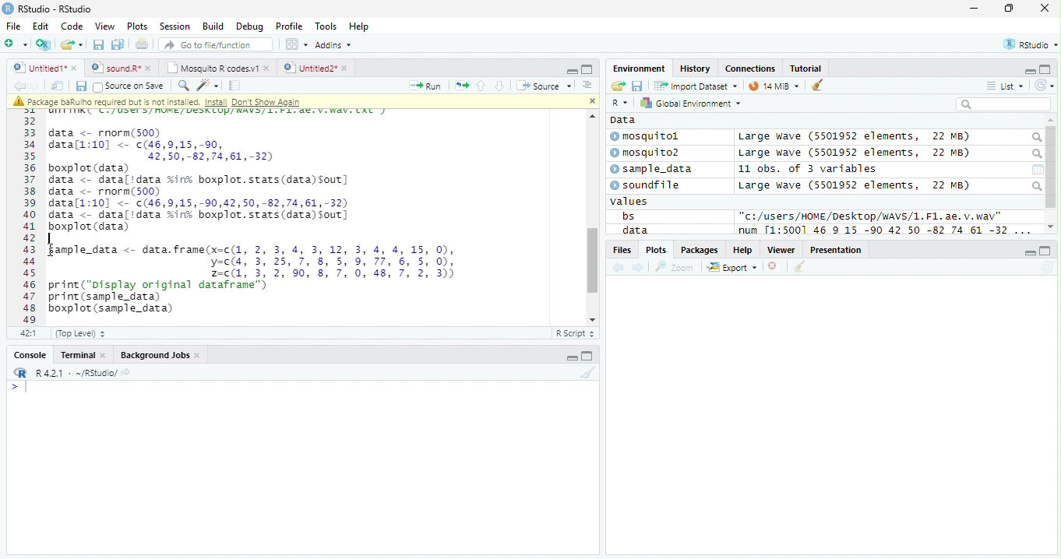 The width and height of the screenshot is (1061, 559). Describe the element at coordinates (208, 86) in the screenshot. I see `code tools` at that location.